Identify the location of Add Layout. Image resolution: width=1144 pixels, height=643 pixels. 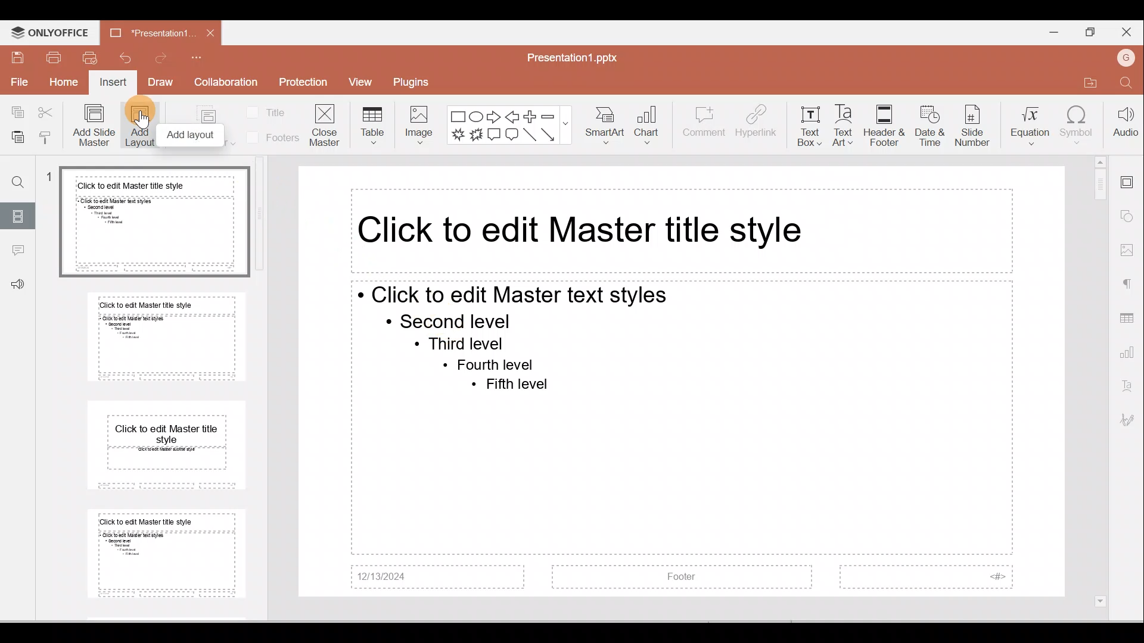
(141, 126).